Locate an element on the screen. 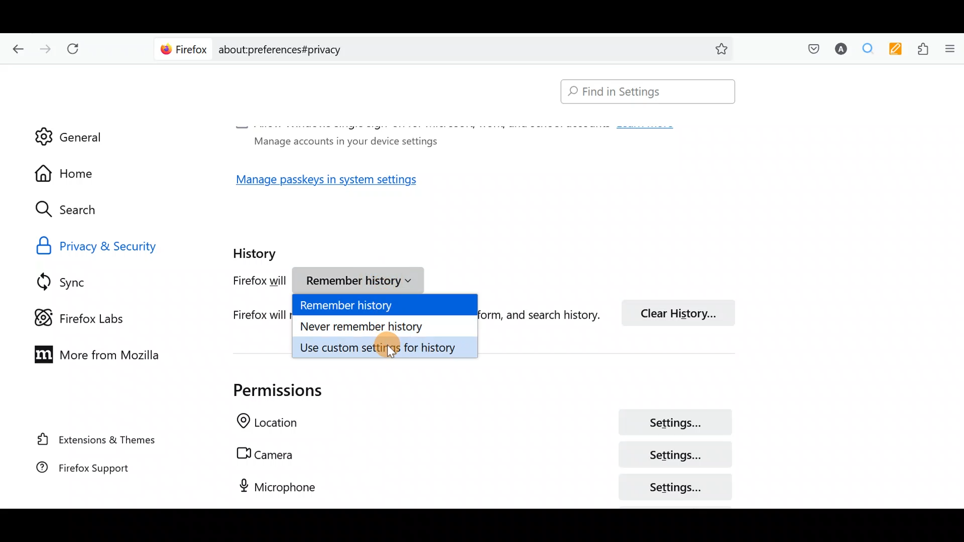 This screenshot has width=964, height=542. Never remember history is located at coordinates (386, 325).